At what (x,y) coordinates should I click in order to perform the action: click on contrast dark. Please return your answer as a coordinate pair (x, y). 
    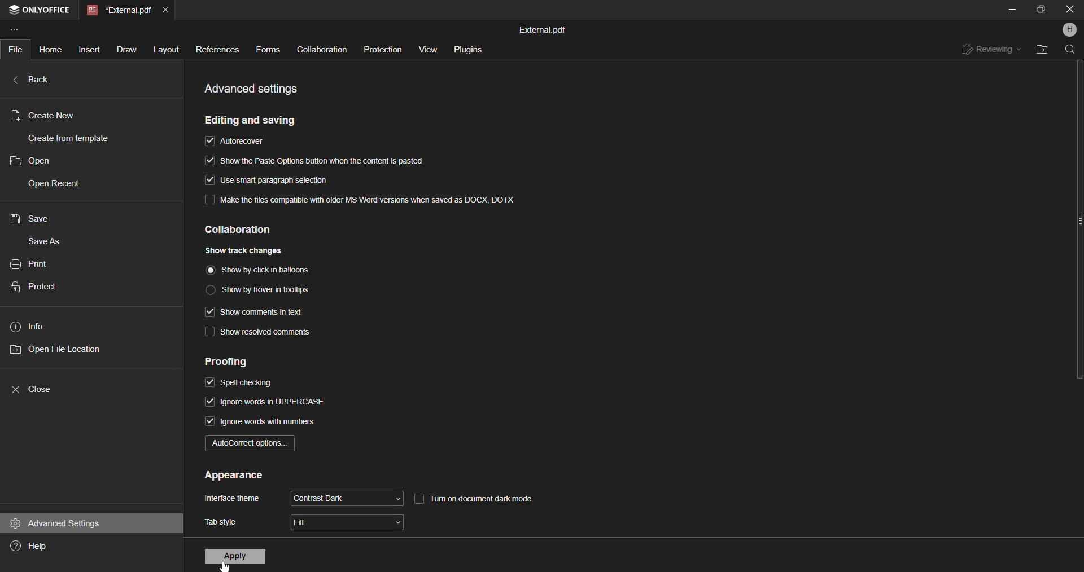
    Looking at the image, I should click on (346, 498).